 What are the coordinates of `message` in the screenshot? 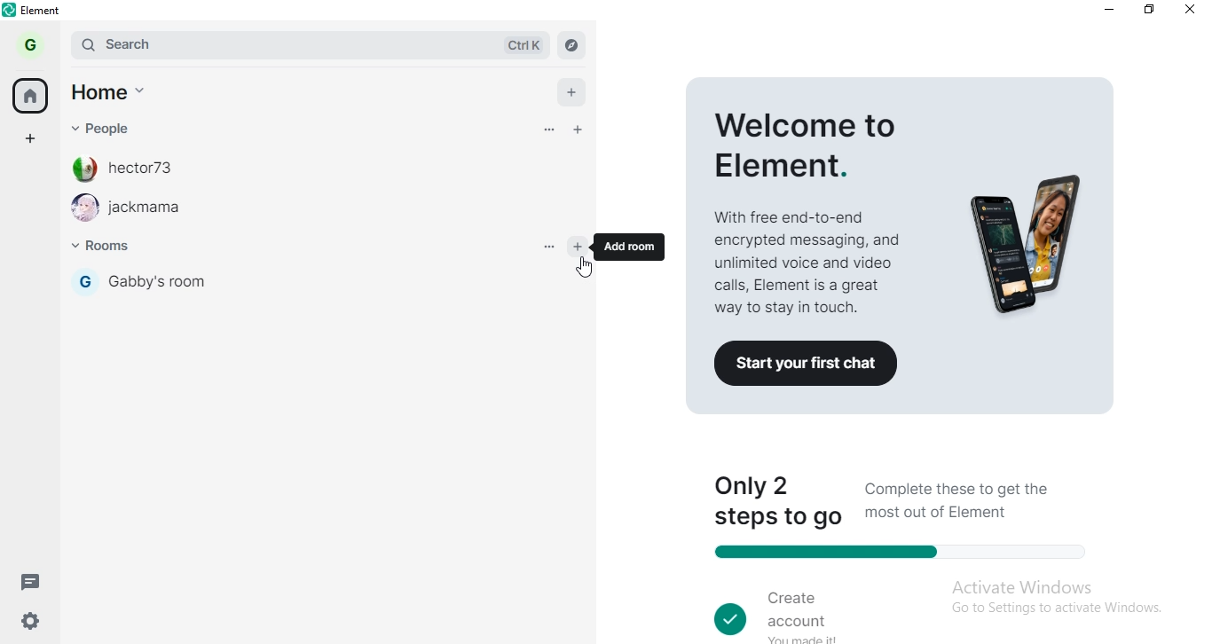 It's located at (36, 584).